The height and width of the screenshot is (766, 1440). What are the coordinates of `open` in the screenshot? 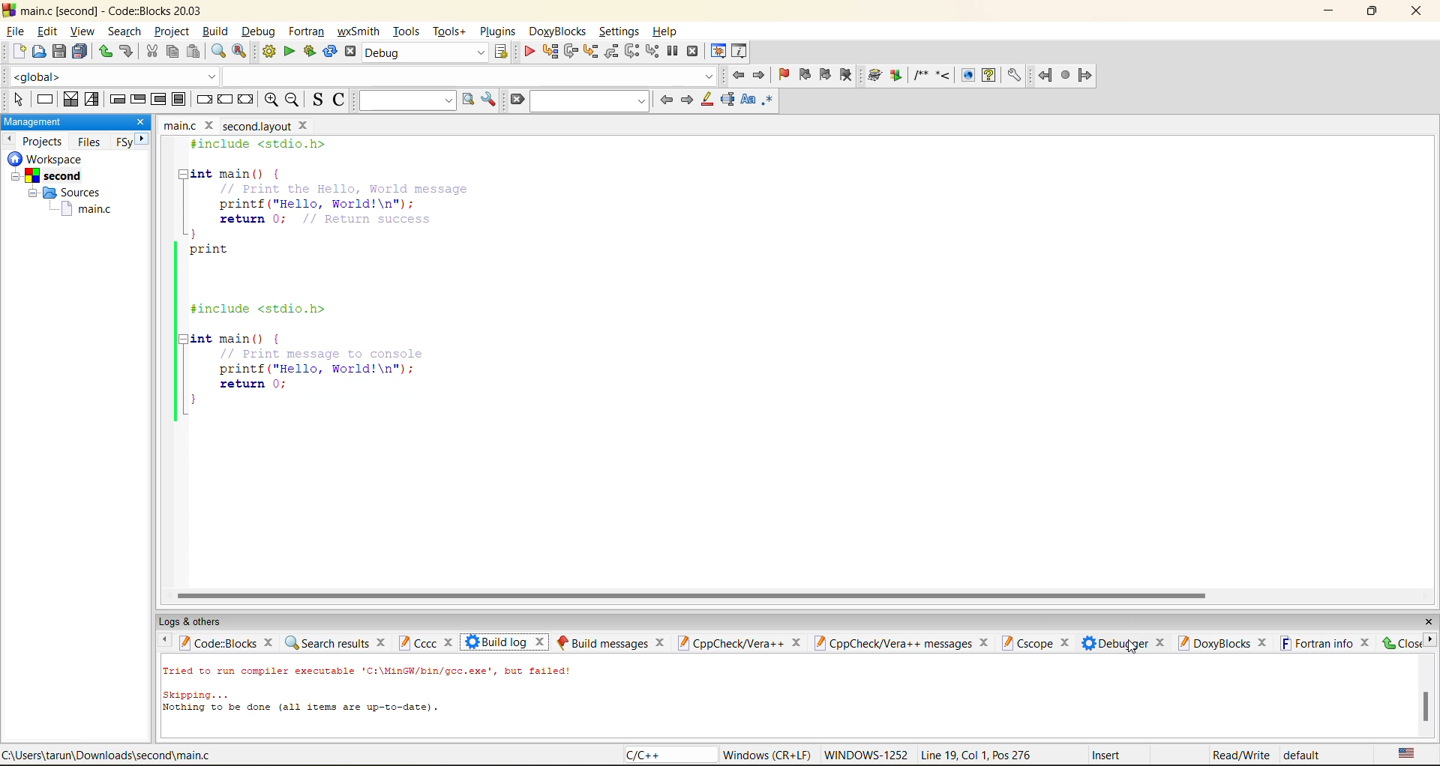 It's located at (36, 54).